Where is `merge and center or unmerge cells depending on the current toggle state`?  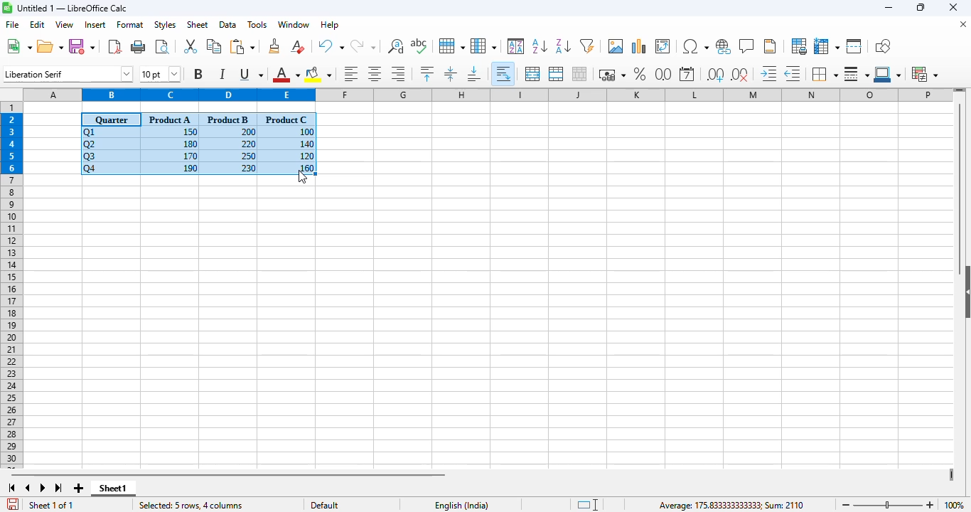
merge and center or unmerge cells depending on the current toggle state is located at coordinates (533, 74).